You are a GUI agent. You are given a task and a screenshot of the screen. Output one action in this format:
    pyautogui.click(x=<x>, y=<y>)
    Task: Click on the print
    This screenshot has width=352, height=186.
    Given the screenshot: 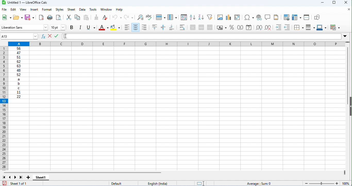 What is the action you would take?
    pyautogui.click(x=49, y=18)
    